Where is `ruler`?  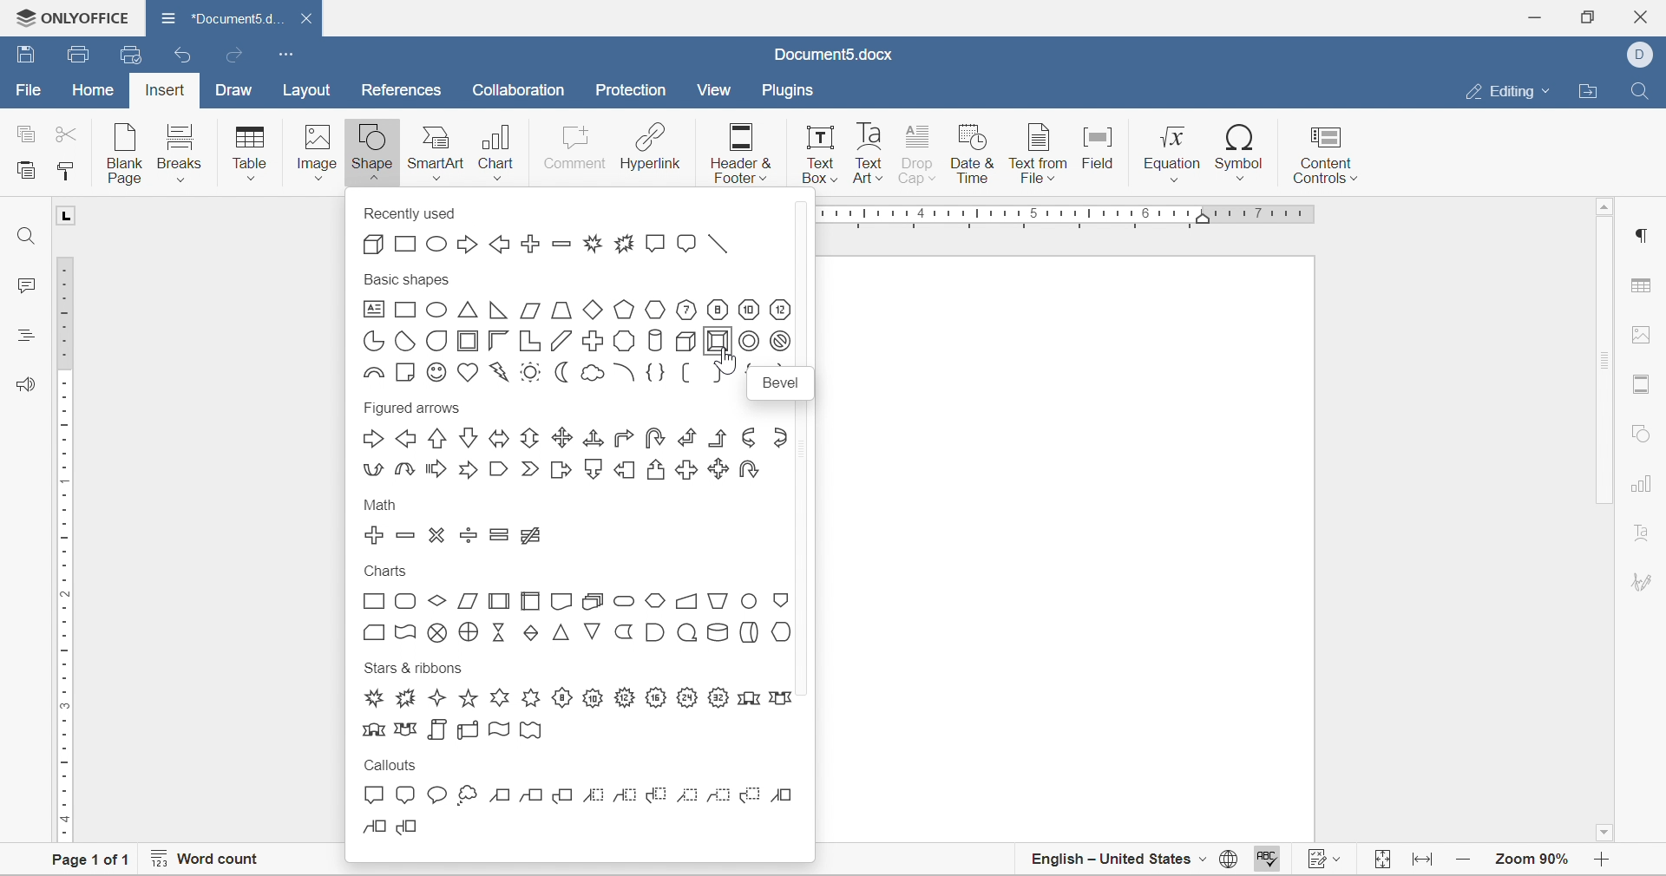
ruler is located at coordinates (1067, 219).